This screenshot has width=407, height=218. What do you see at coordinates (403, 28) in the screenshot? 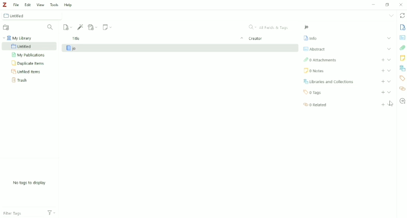
I see `Info` at bounding box center [403, 28].